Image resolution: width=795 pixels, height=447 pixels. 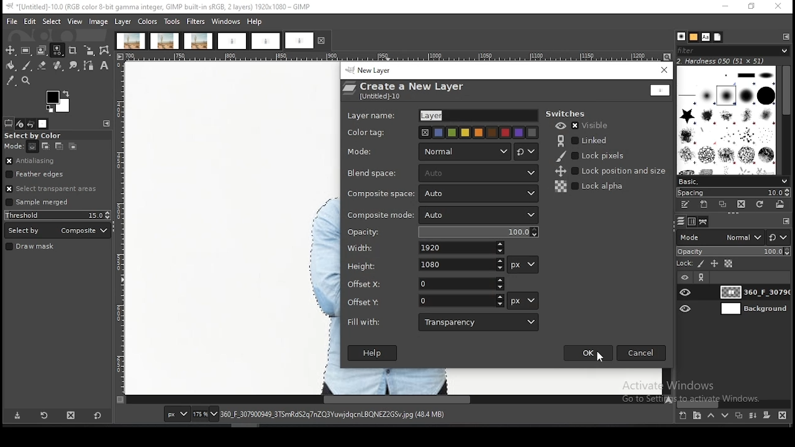 What do you see at coordinates (374, 71) in the screenshot?
I see `new layer` at bounding box center [374, 71].